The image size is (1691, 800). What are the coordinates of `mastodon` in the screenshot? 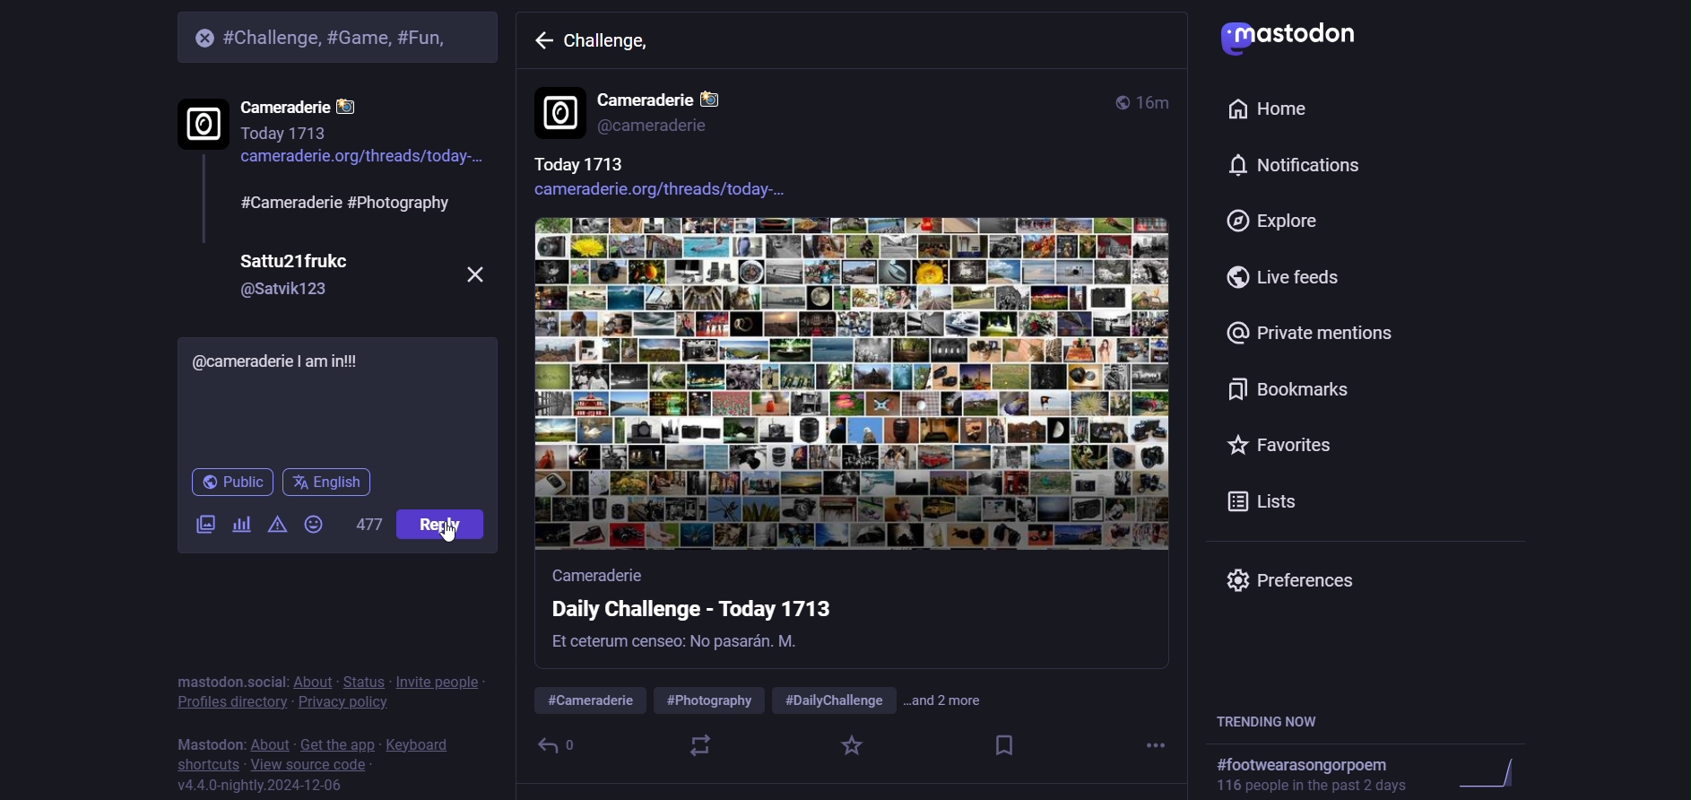 It's located at (209, 742).